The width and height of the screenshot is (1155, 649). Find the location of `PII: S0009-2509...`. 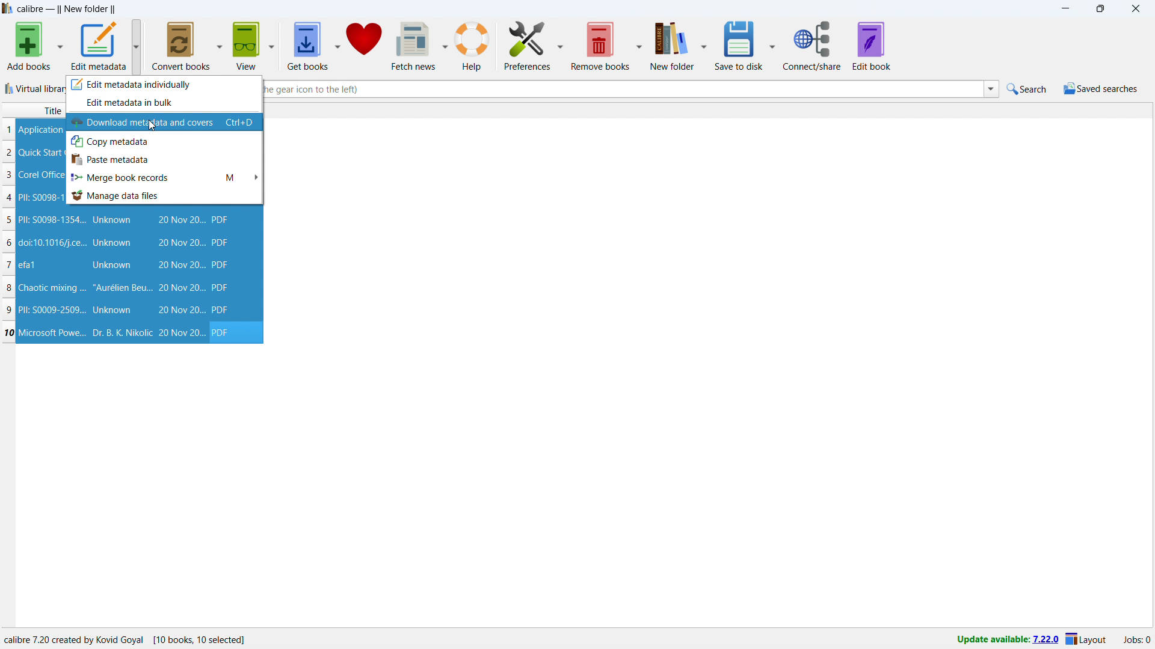

PII: S0009-2509... is located at coordinates (54, 309).